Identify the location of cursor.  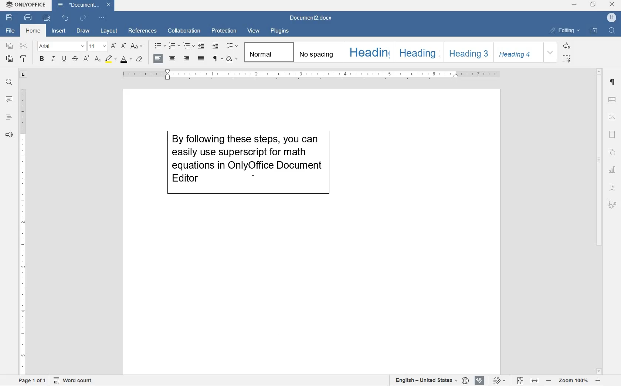
(254, 173).